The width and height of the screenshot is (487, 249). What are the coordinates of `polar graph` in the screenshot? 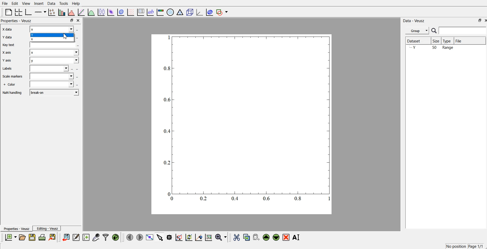 It's located at (170, 12).